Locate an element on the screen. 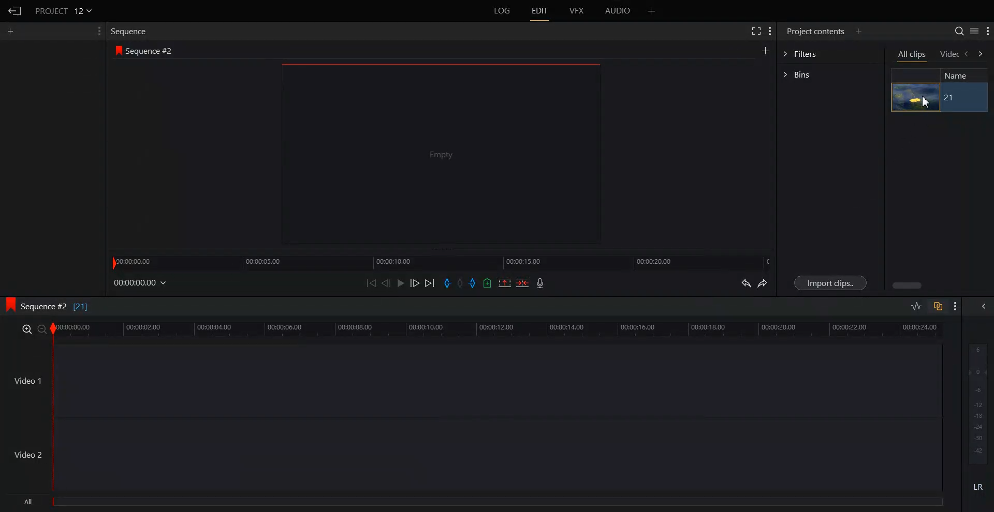  All is located at coordinates (478, 503).